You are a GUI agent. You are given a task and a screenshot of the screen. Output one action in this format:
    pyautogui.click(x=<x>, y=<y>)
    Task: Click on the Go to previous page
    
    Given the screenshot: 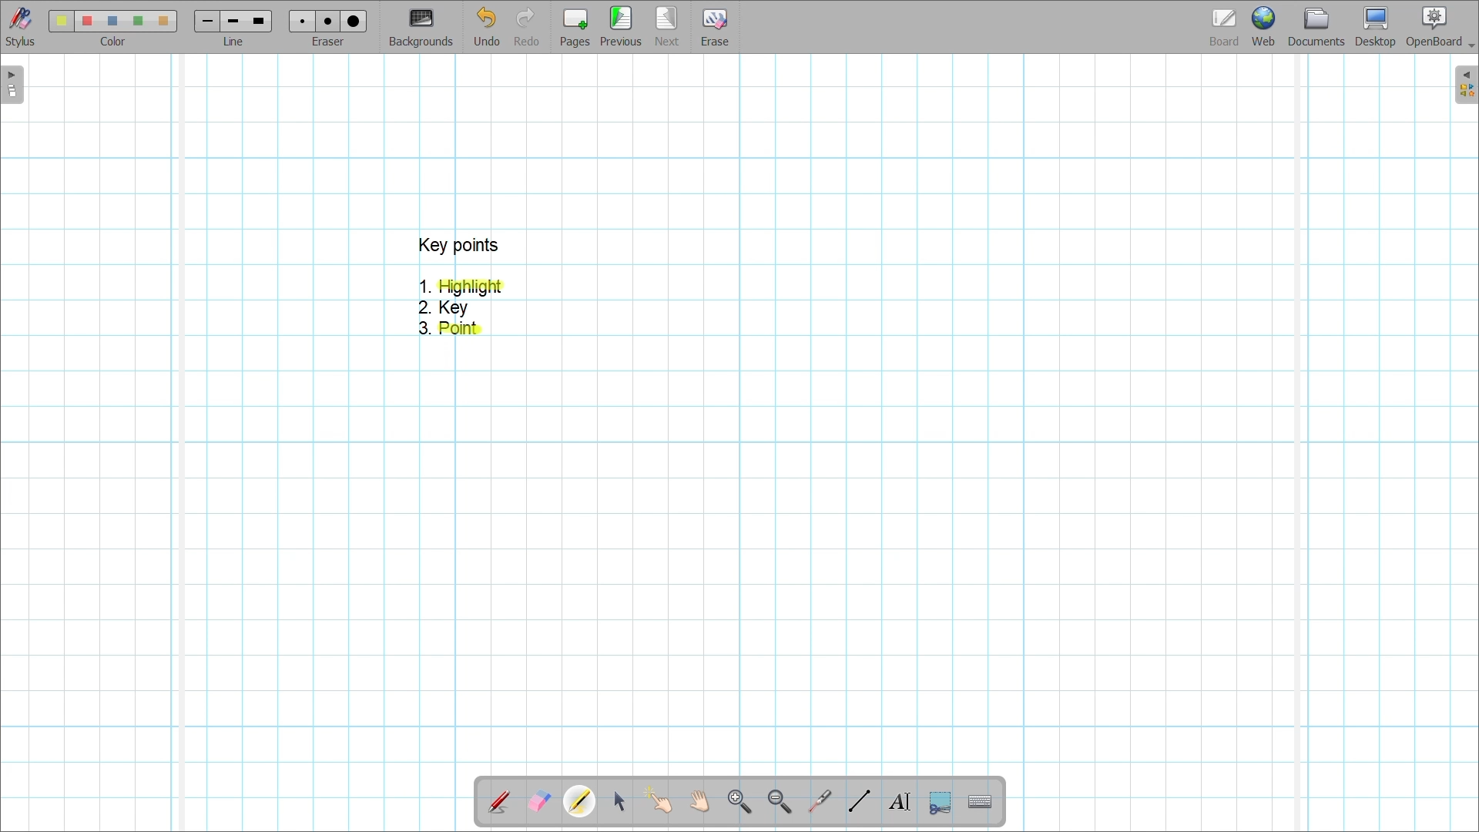 What is the action you would take?
    pyautogui.click(x=621, y=26)
    